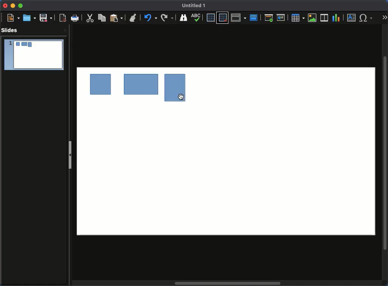  What do you see at coordinates (167, 18) in the screenshot?
I see `Finding` at bounding box center [167, 18].